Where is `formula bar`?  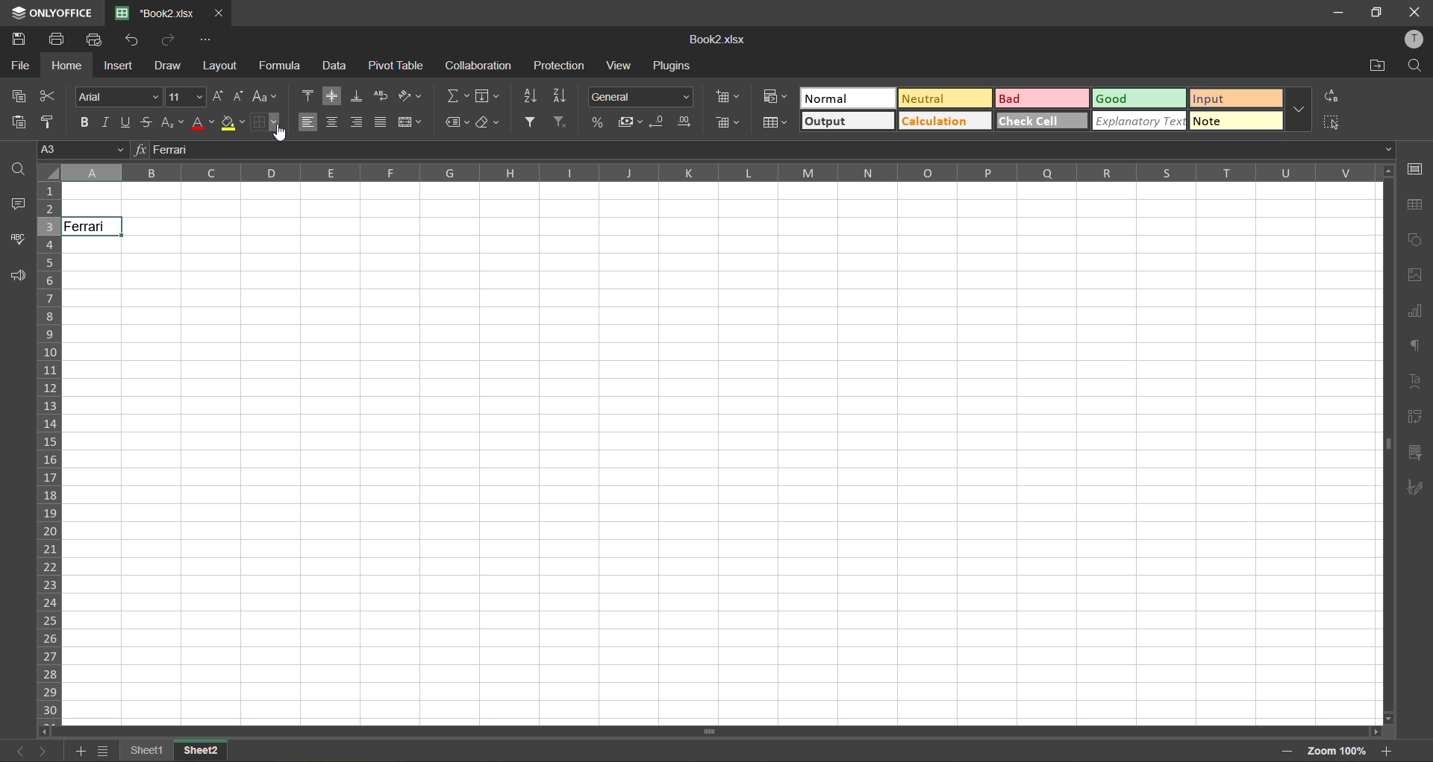 formula bar is located at coordinates (771, 149).